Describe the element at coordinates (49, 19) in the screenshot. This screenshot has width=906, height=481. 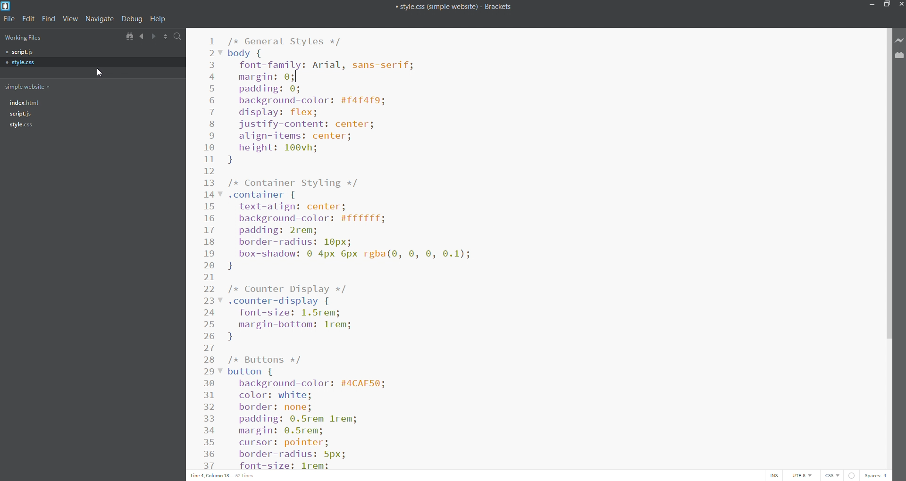
I see `find` at that location.